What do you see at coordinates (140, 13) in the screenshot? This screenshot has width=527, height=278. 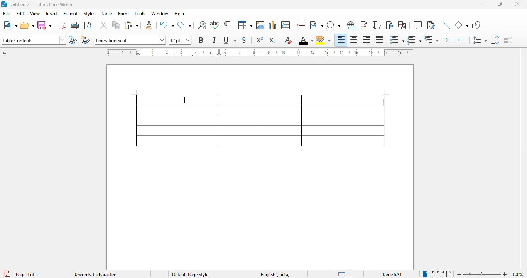 I see `tools` at bounding box center [140, 13].